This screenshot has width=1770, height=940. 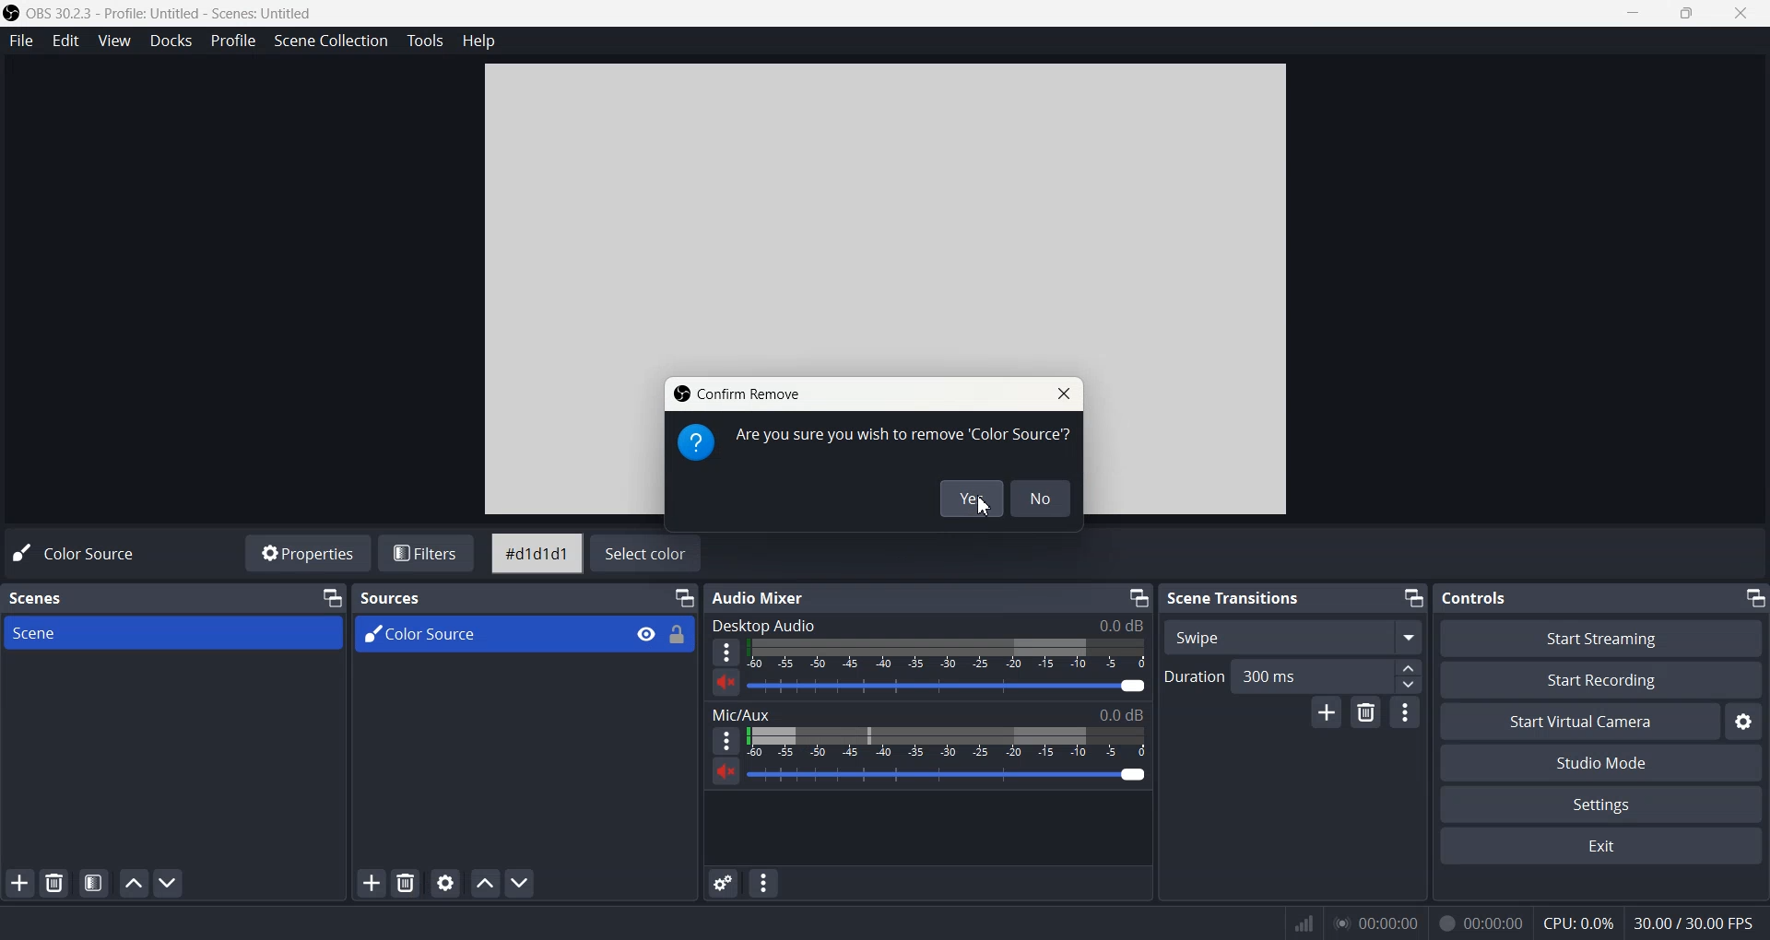 What do you see at coordinates (1139, 596) in the screenshot?
I see `Minimize` at bounding box center [1139, 596].